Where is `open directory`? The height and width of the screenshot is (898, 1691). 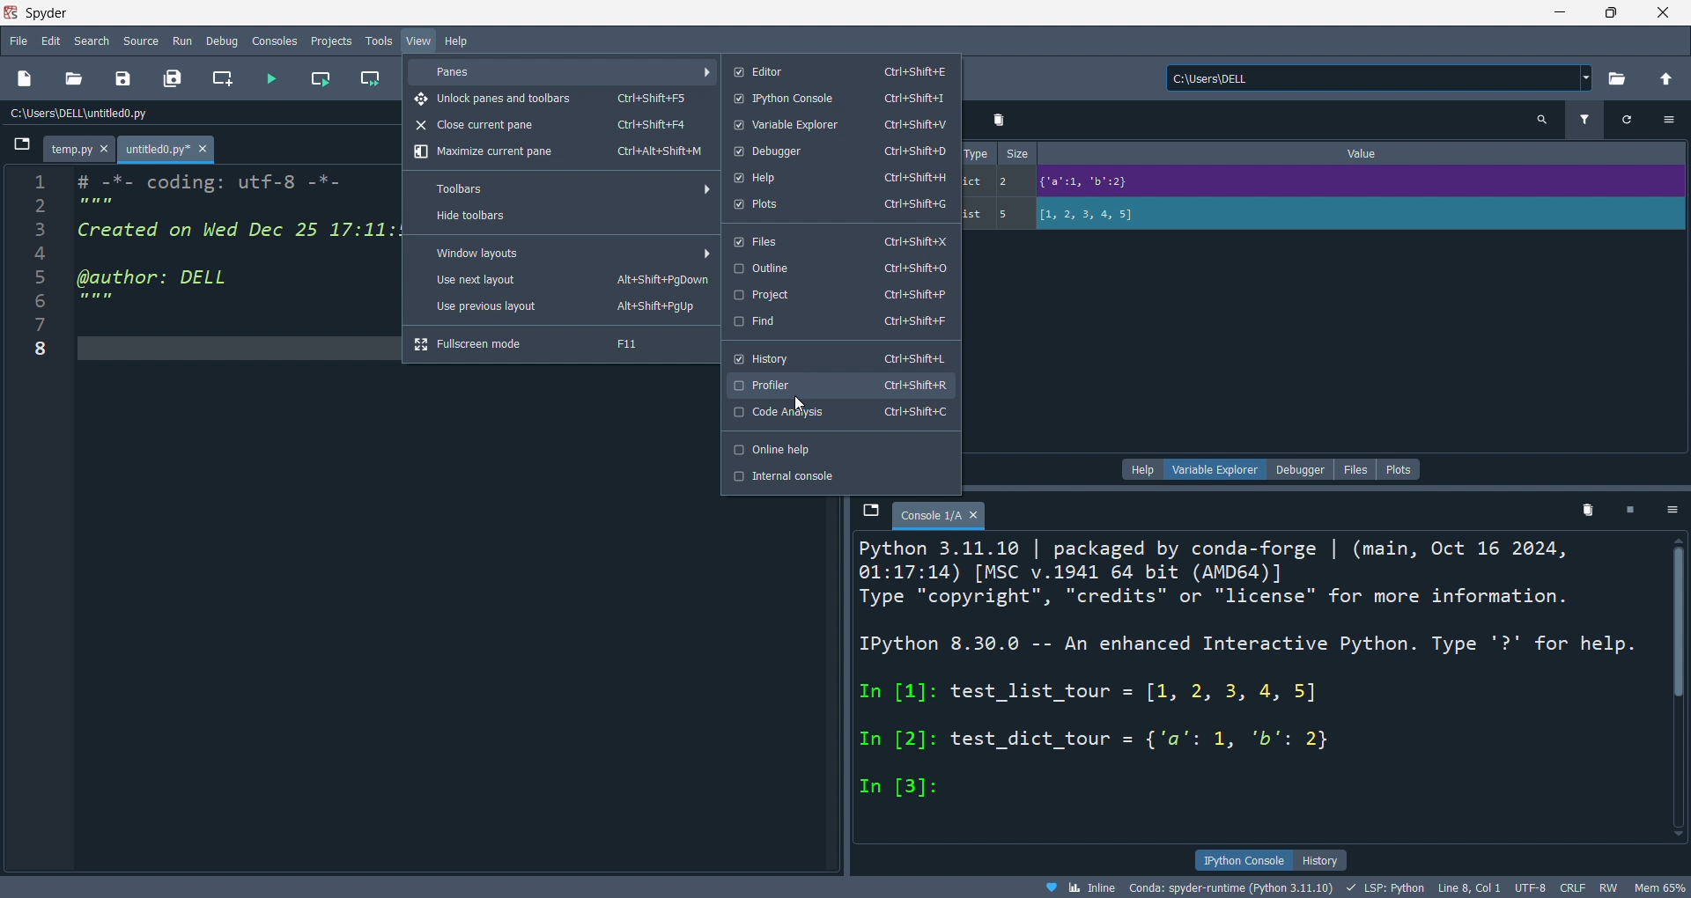
open directory is located at coordinates (1617, 77).